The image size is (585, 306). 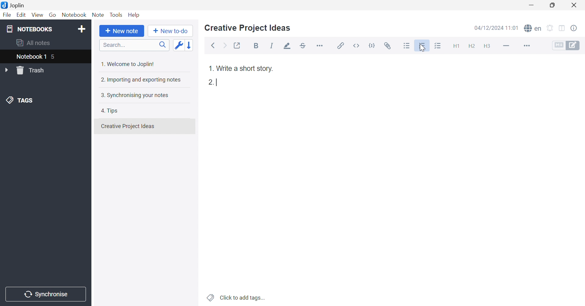 I want to click on Toggle sort order field, so click(x=179, y=45).